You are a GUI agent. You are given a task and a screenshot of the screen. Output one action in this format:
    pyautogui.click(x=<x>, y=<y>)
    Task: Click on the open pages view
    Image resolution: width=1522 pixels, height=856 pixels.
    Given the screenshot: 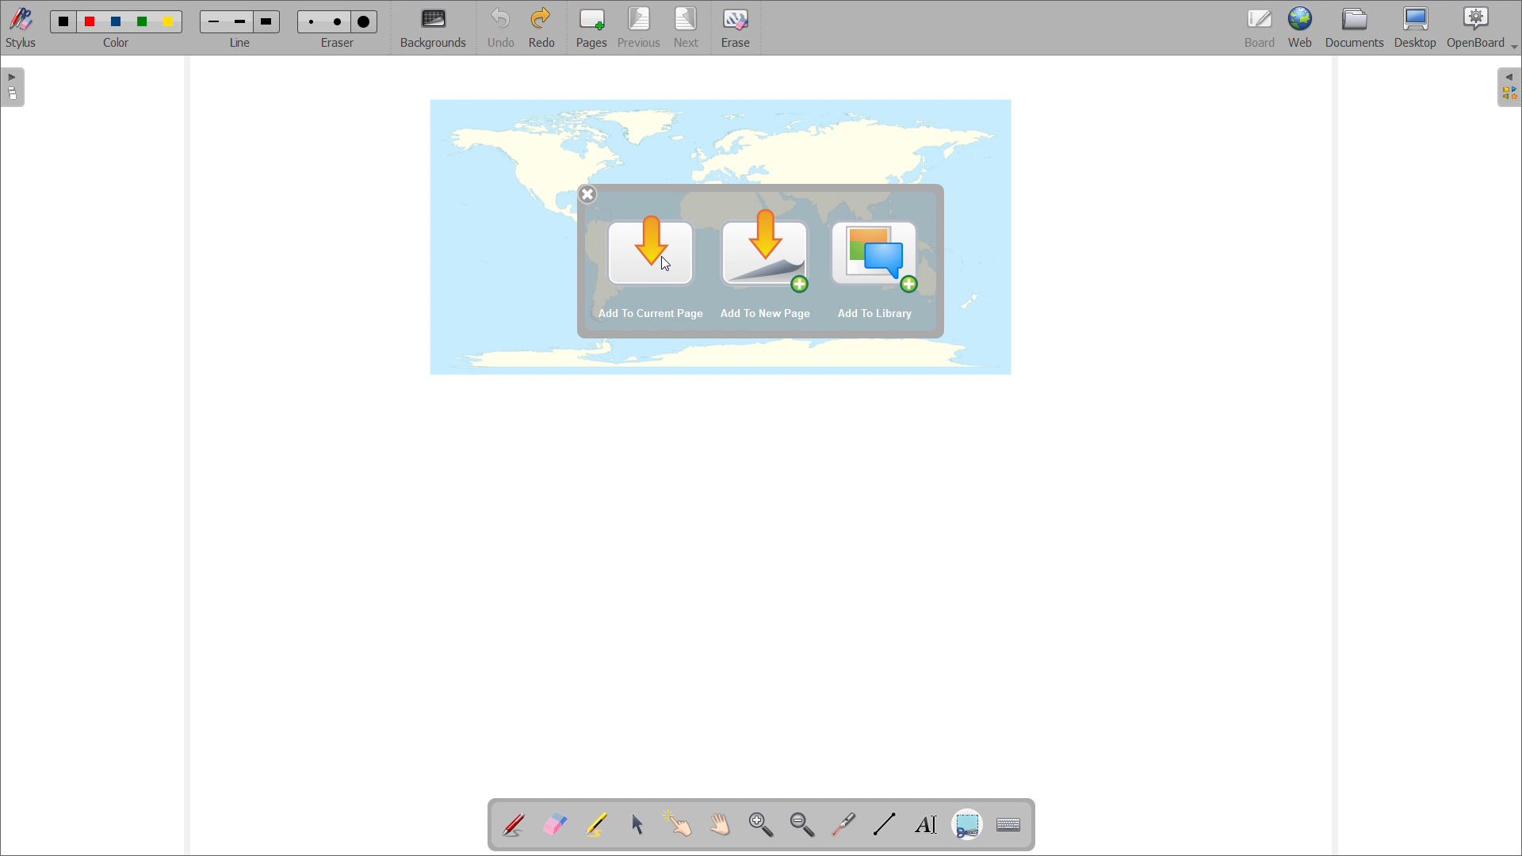 What is the action you would take?
    pyautogui.click(x=13, y=87)
    